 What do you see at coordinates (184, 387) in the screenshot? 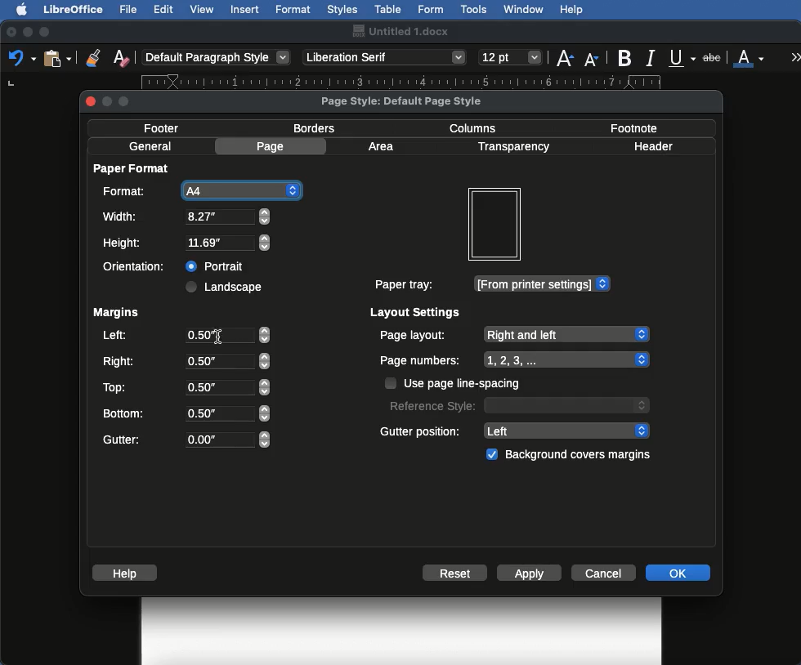
I see `Top` at bounding box center [184, 387].